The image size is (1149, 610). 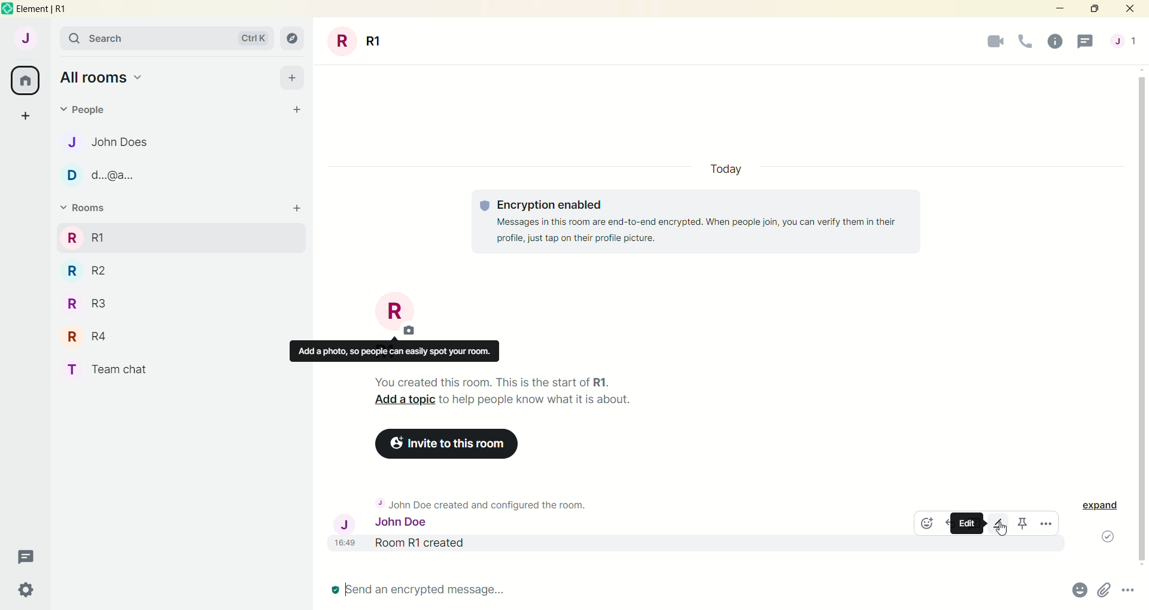 I want to click on maximize, so click(x=1094, y=10).